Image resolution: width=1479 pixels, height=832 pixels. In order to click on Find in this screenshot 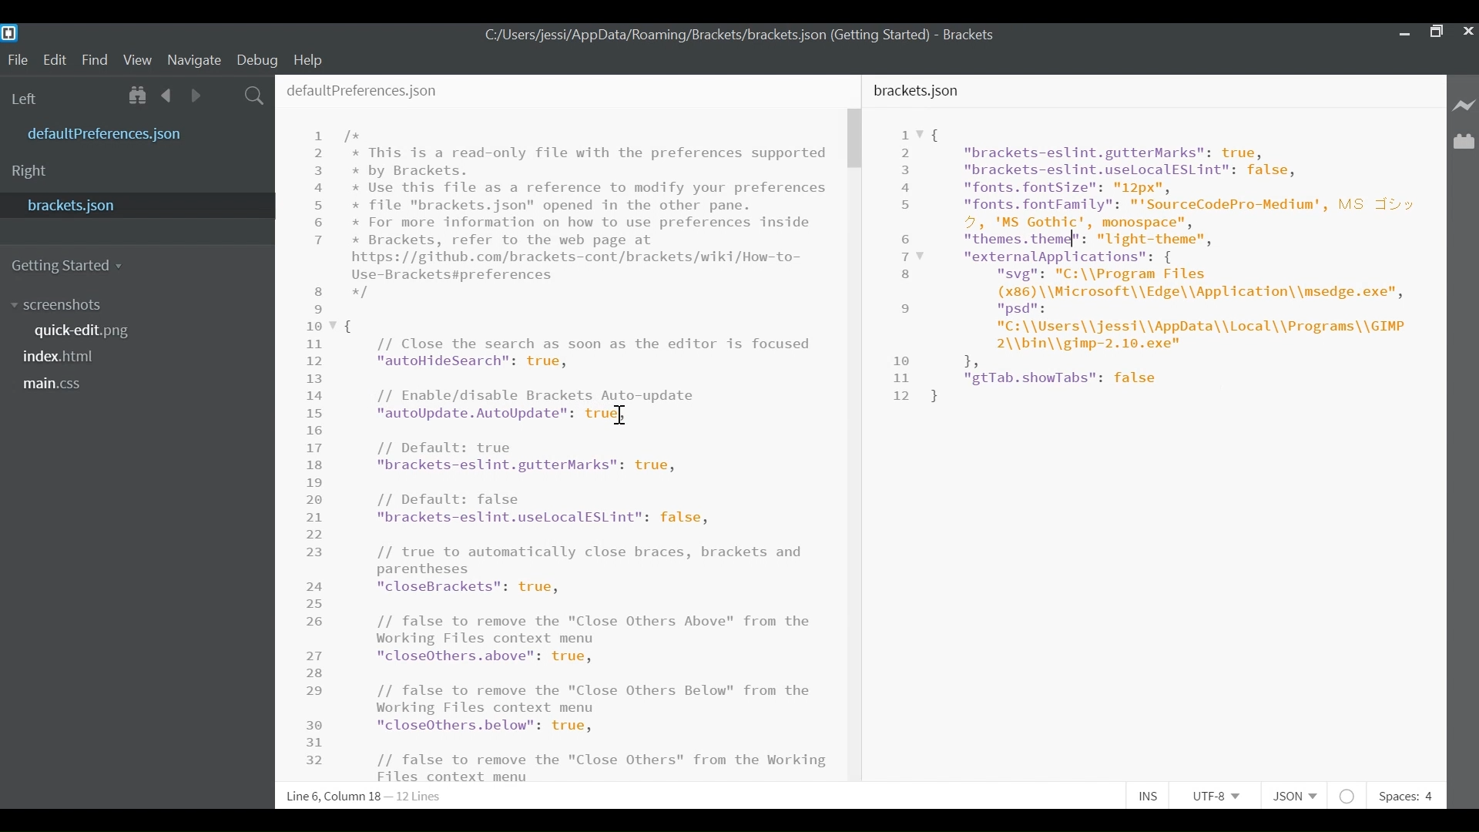, I will do `click(95, 59)`.